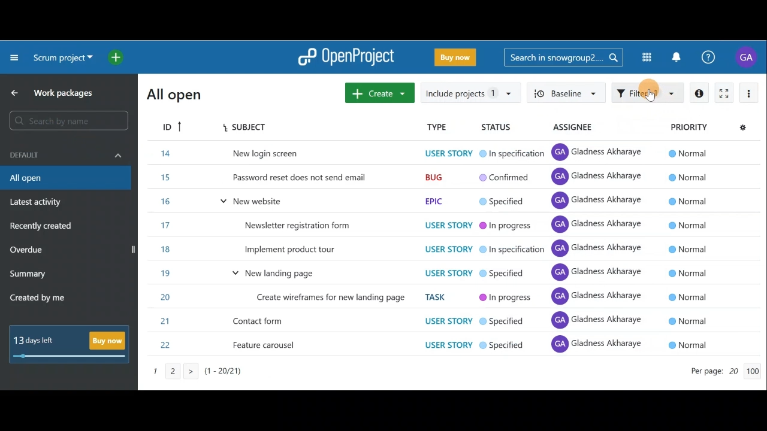 This screenshot has height=431, width=767. Describe the element at coordinates (74, 345) in the screenshot. I see `Buy now` at that location.